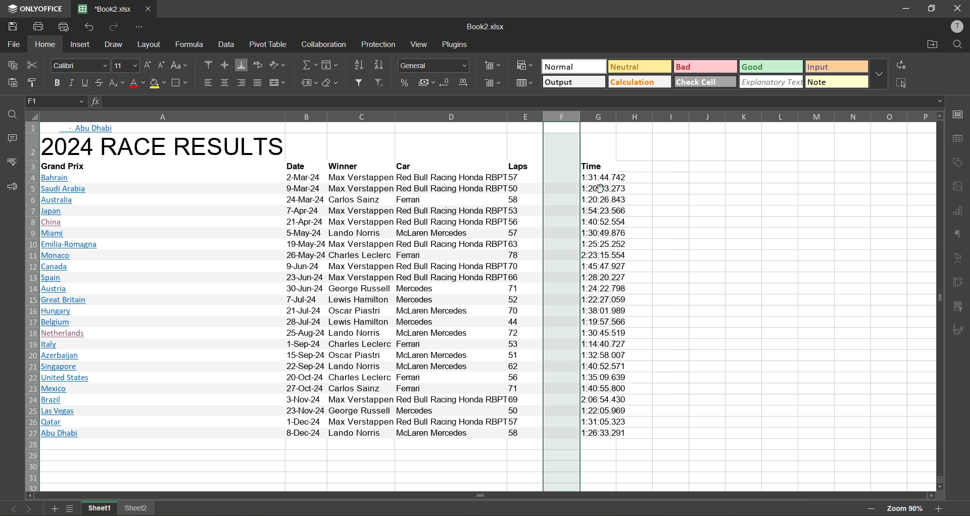  What do you see at coordinates (837, 82) in the screenshot?
I see `note` at bounding box center [837, 82].